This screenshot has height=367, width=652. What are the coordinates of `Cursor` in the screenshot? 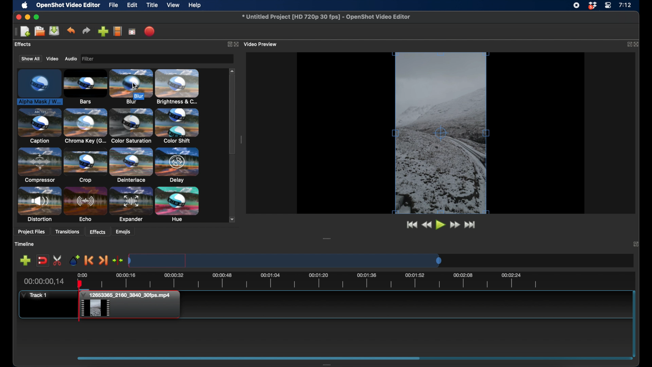 It's located at (135, 86).